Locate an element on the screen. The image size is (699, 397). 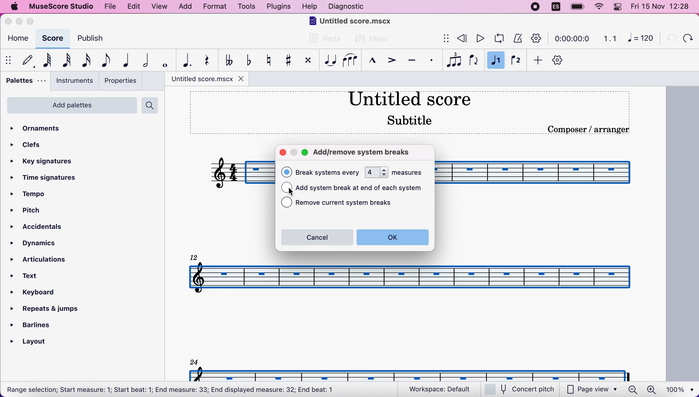
score is located at coordinates (52, 38).